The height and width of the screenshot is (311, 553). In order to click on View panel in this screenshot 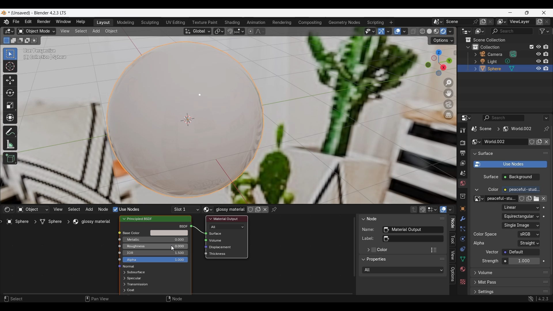, I will do `click(452, 256)`.